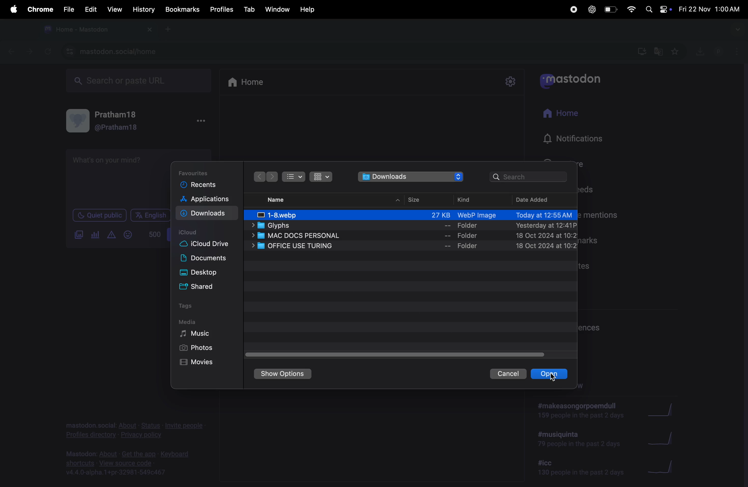 Image resolution: width=748 pixels, height=487 pixels. What do you see at coordinates (80, 454) in the screenshot?
I see `mastodon` at bounding box center [80, 454].